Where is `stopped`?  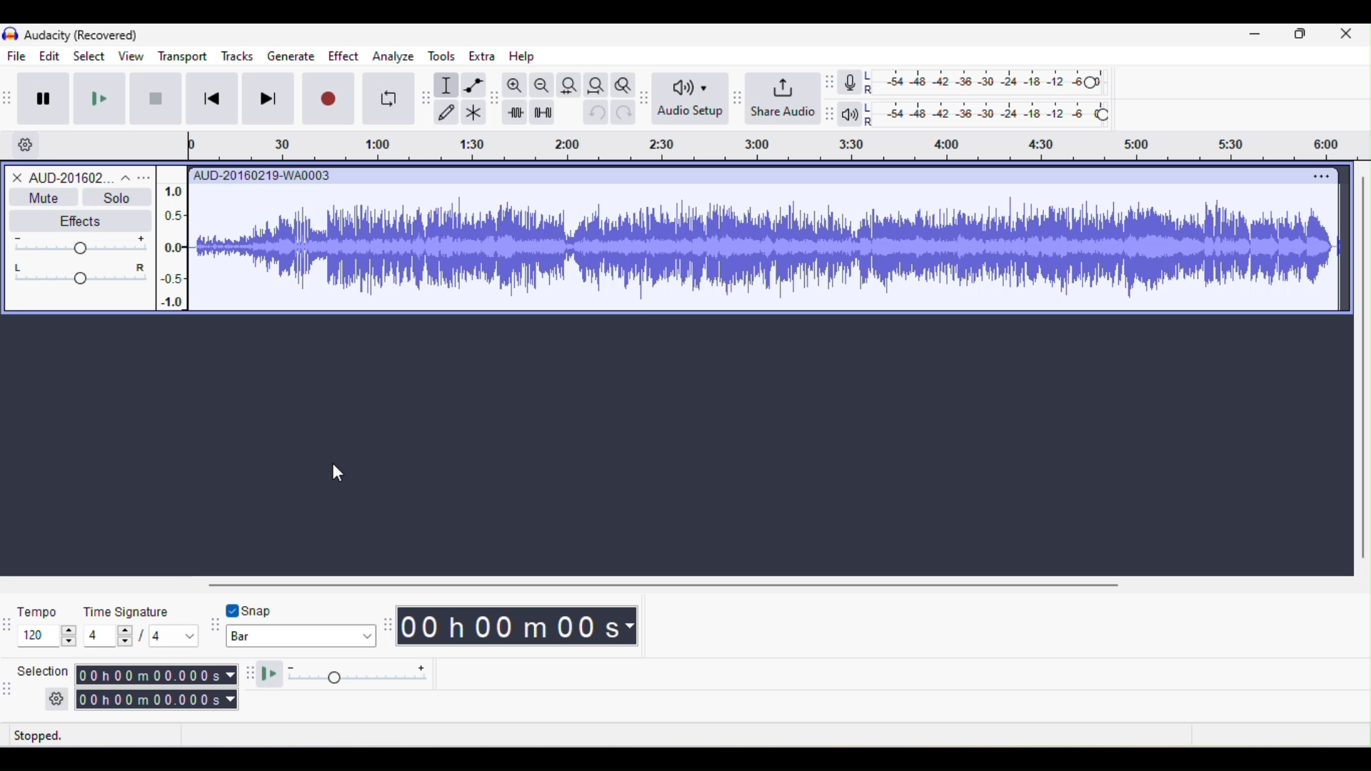
stopped is located at coordinates (58, 736).